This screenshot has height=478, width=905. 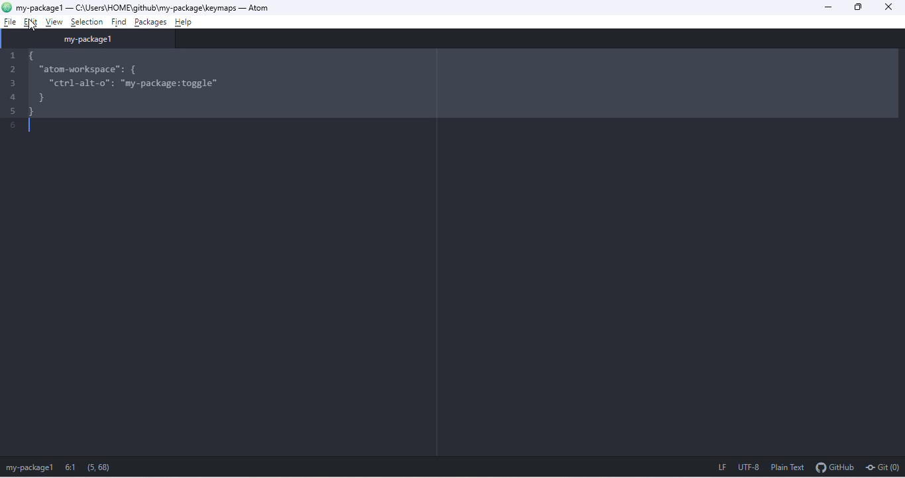 What do you see at coordinates (92, 39) in the screenshot?
I see `my-package1 tab` at bounding box center [92, 39].